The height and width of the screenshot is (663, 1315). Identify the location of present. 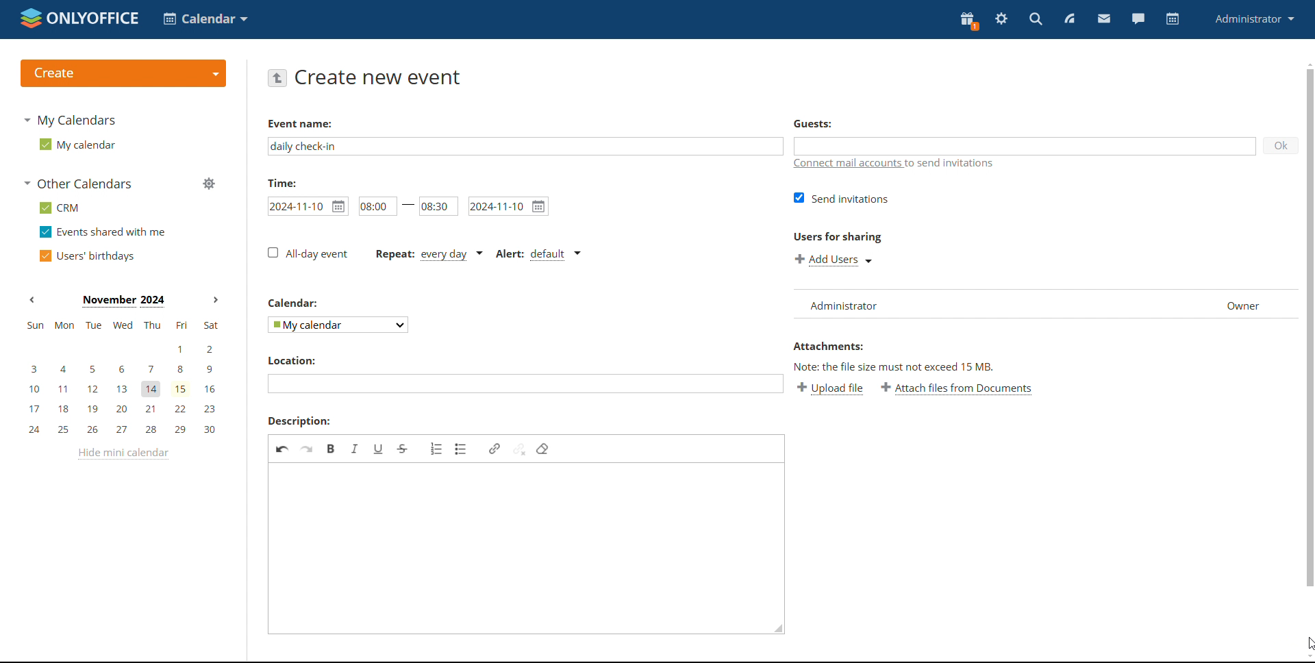
(968, 21).